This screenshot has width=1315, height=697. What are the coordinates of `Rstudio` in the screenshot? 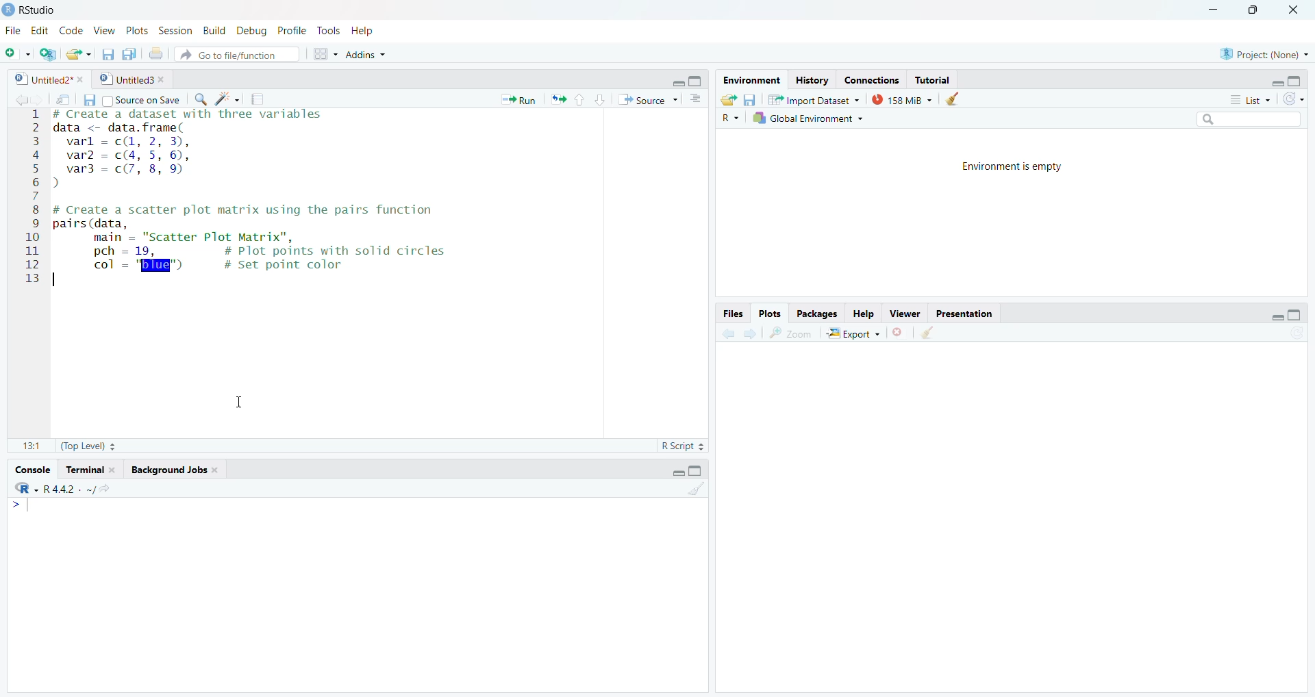 It's located at (40, 8).